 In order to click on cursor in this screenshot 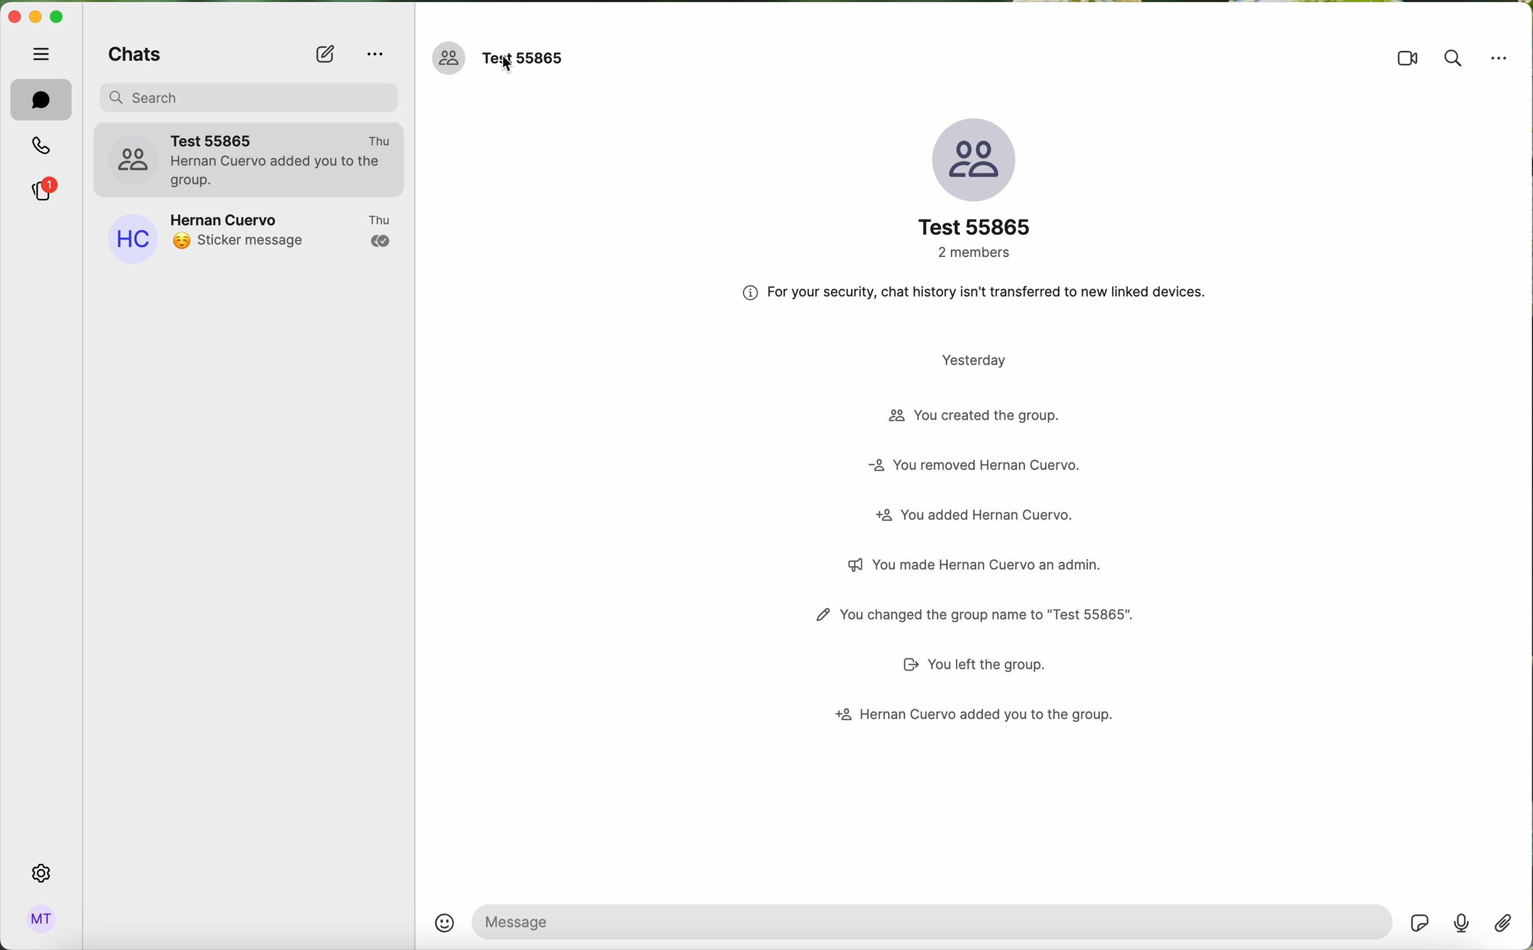, I will do `click(507, 65)`.